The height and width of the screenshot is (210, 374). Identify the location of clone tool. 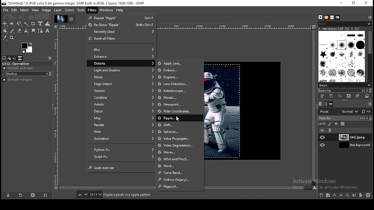
(27, 31).